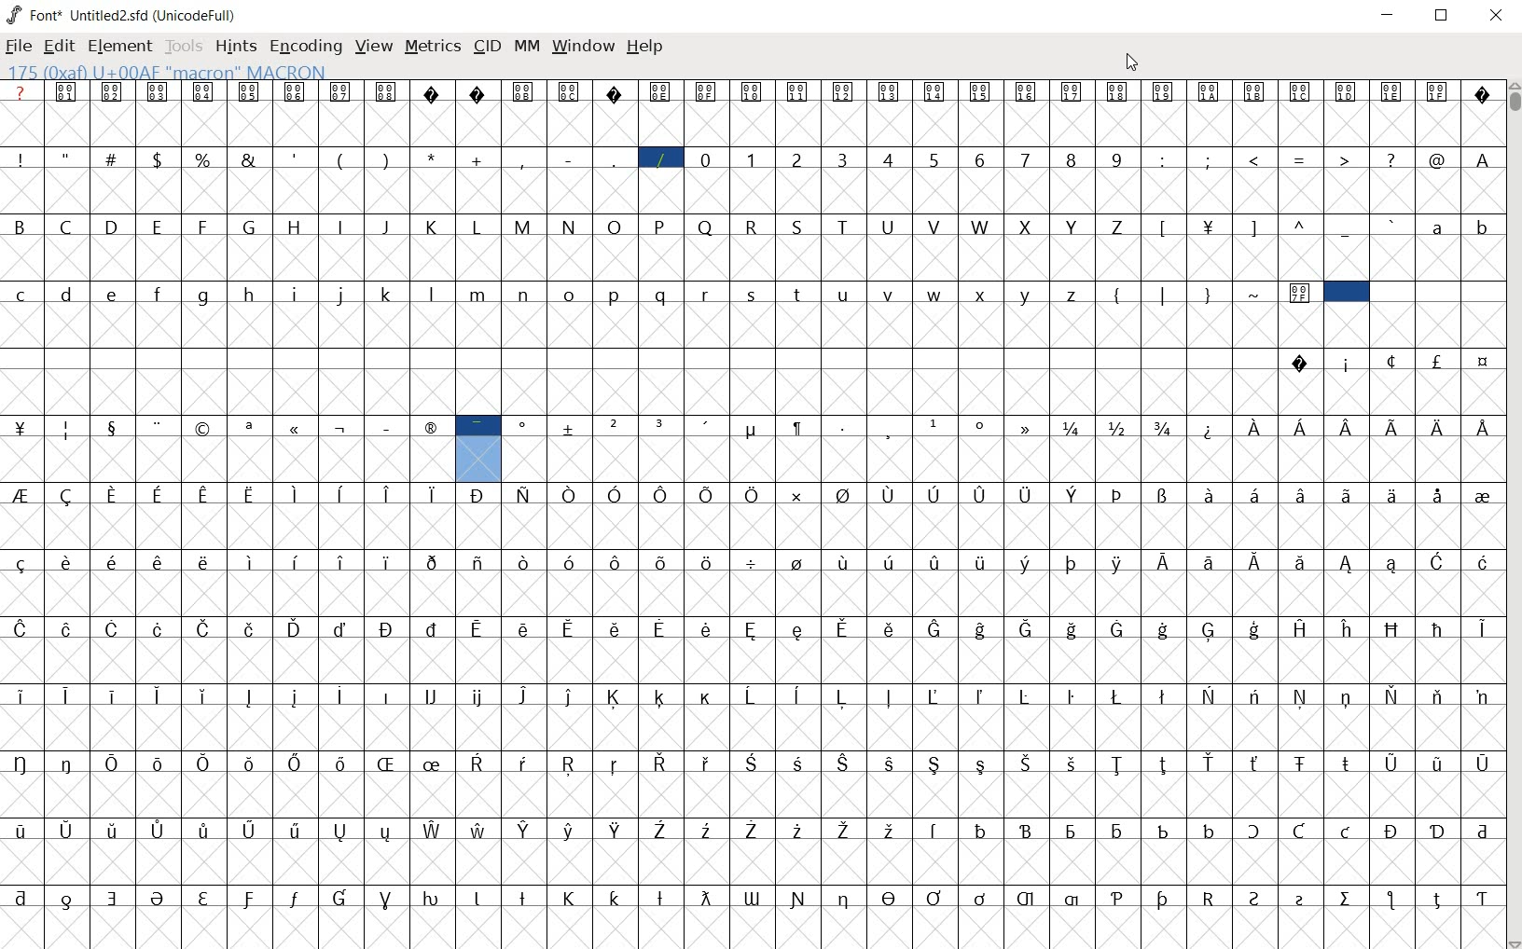  Describe the element at coordinates (545, 316) in the screenshot. I see `alphabets` at that location.